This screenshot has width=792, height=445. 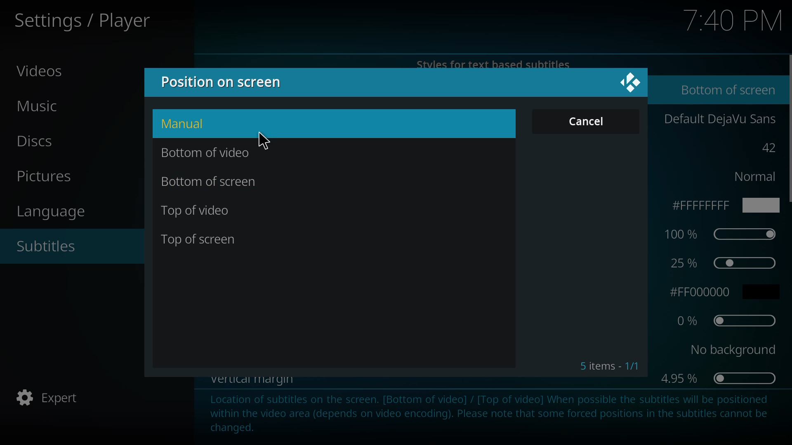 I want to click on ffff, so click(x=720, y=206).